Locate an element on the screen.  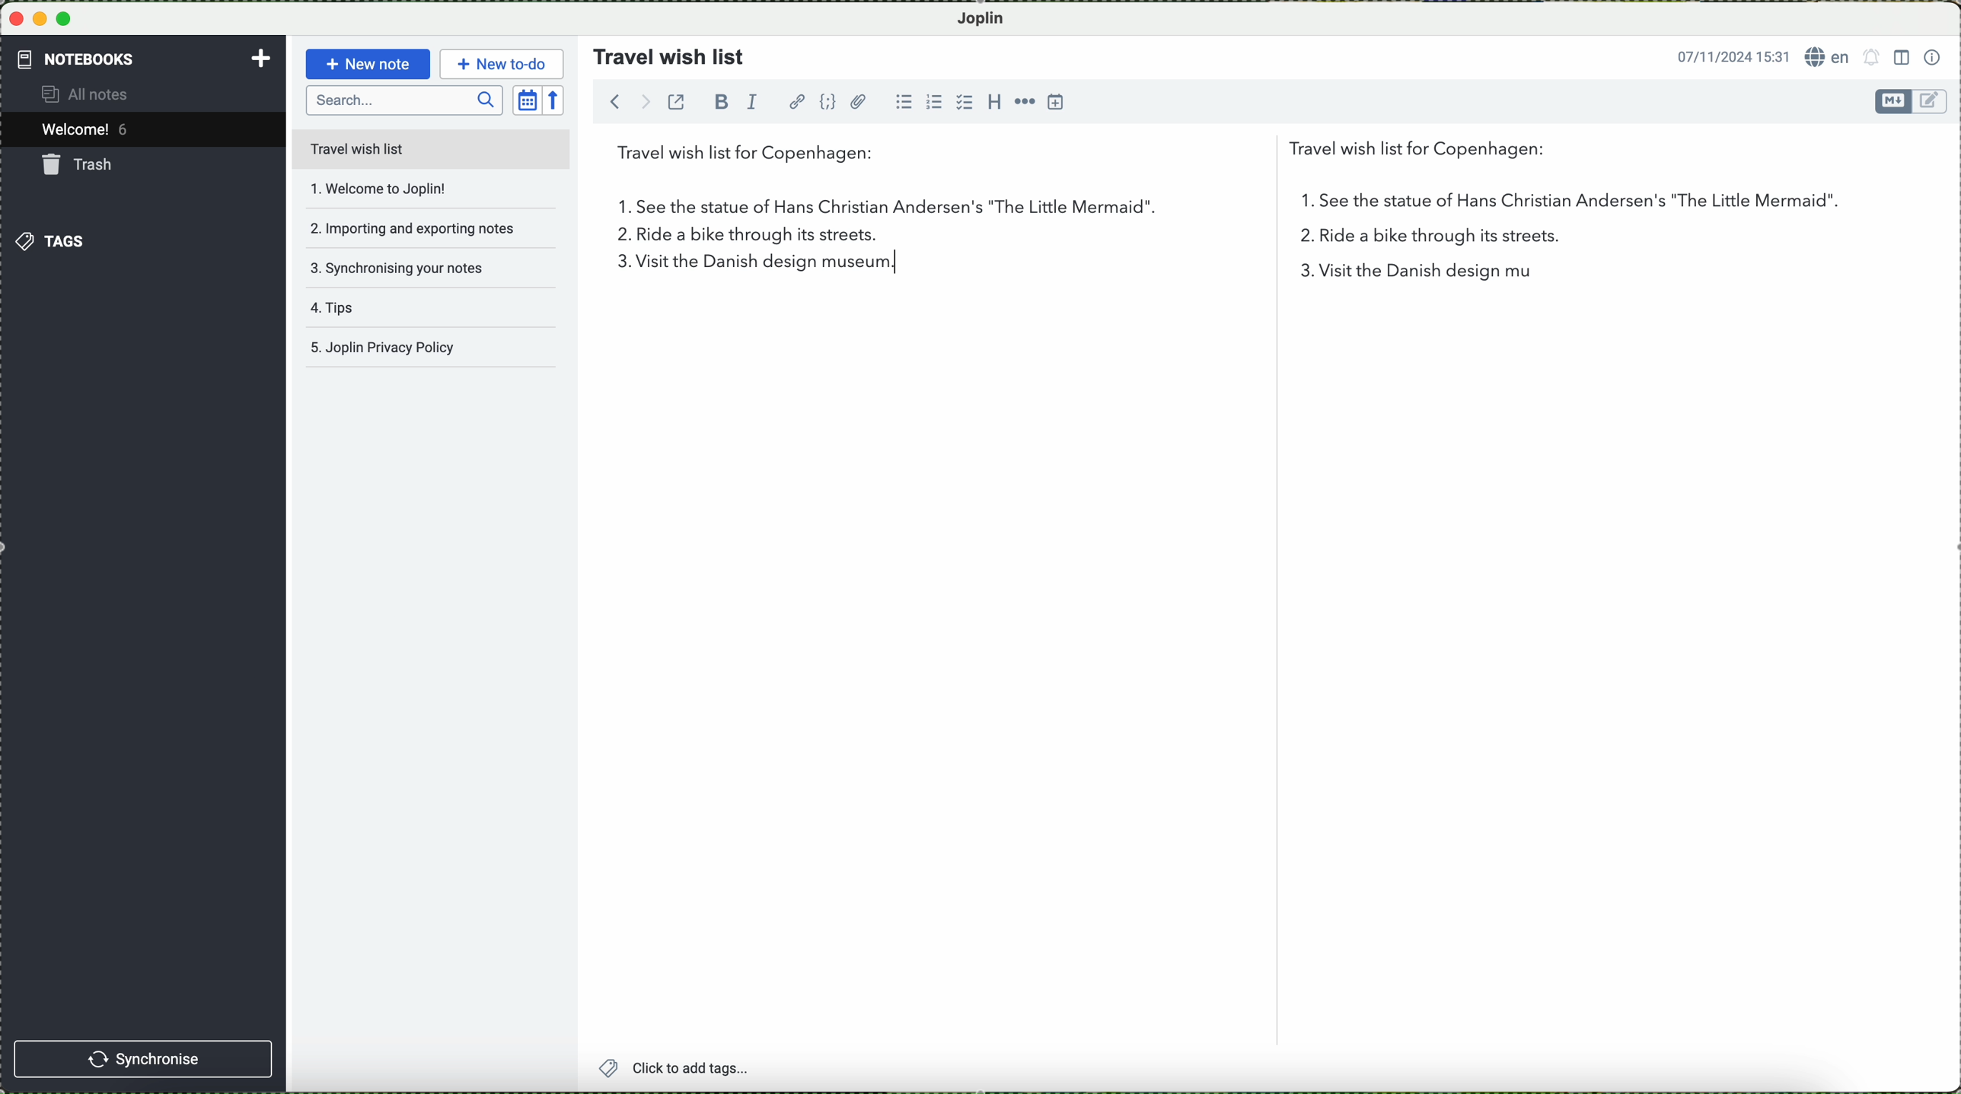
travel wish list for Copenhagen: is located at coordinates (1089, 156).